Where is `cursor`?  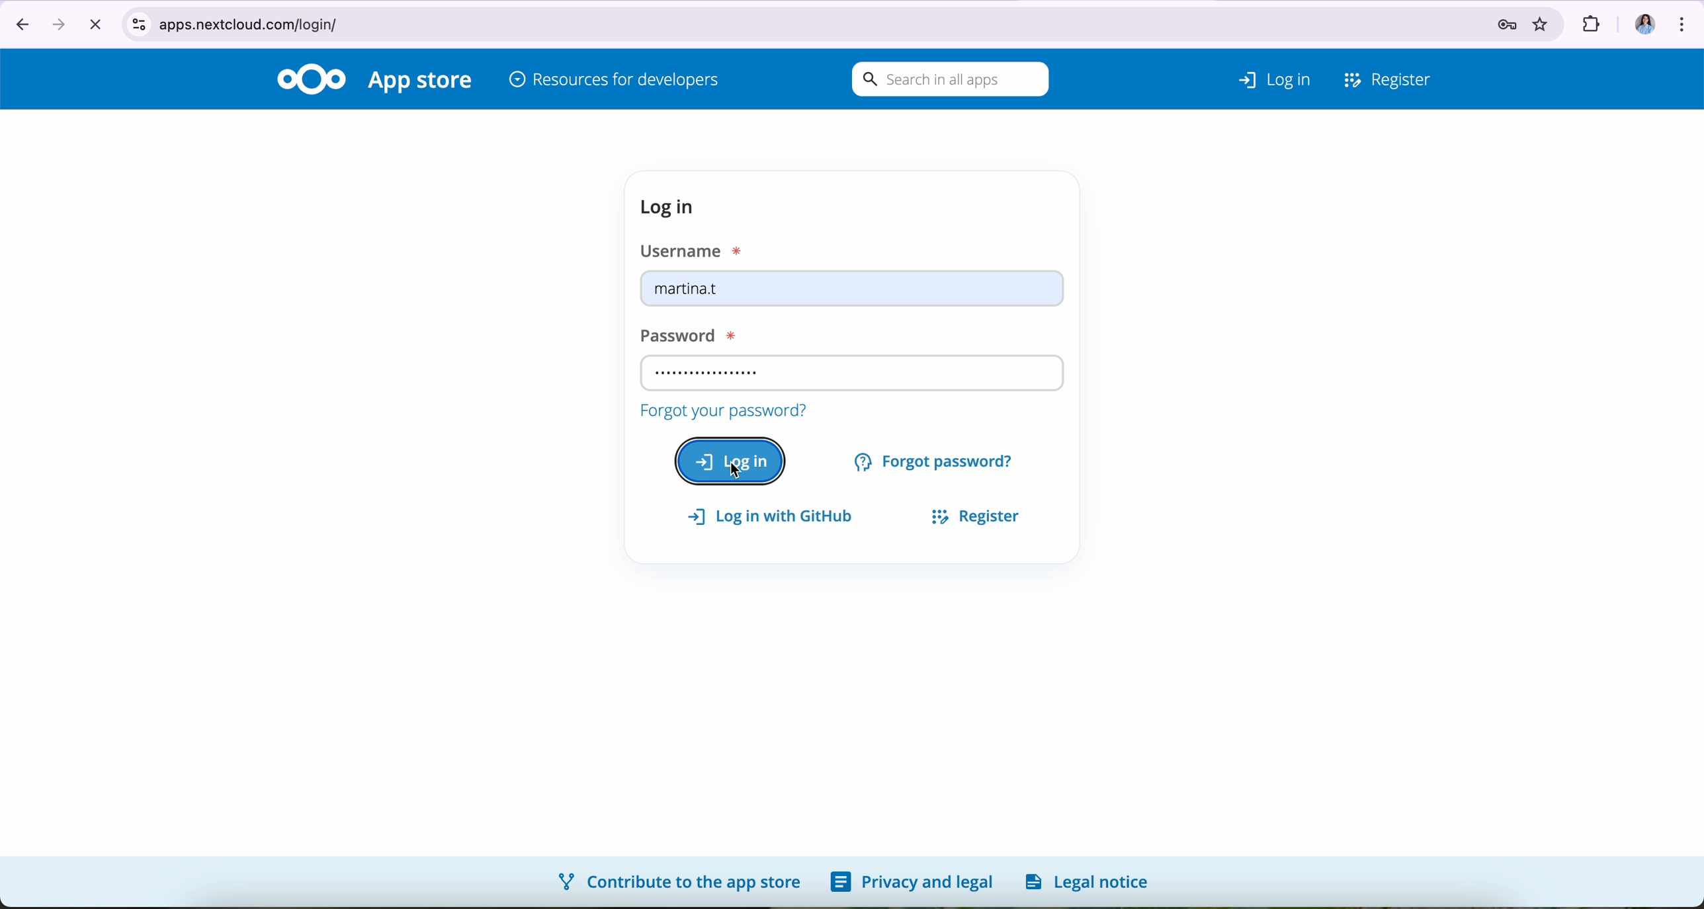
cursor is located at coordinates (740, 474).